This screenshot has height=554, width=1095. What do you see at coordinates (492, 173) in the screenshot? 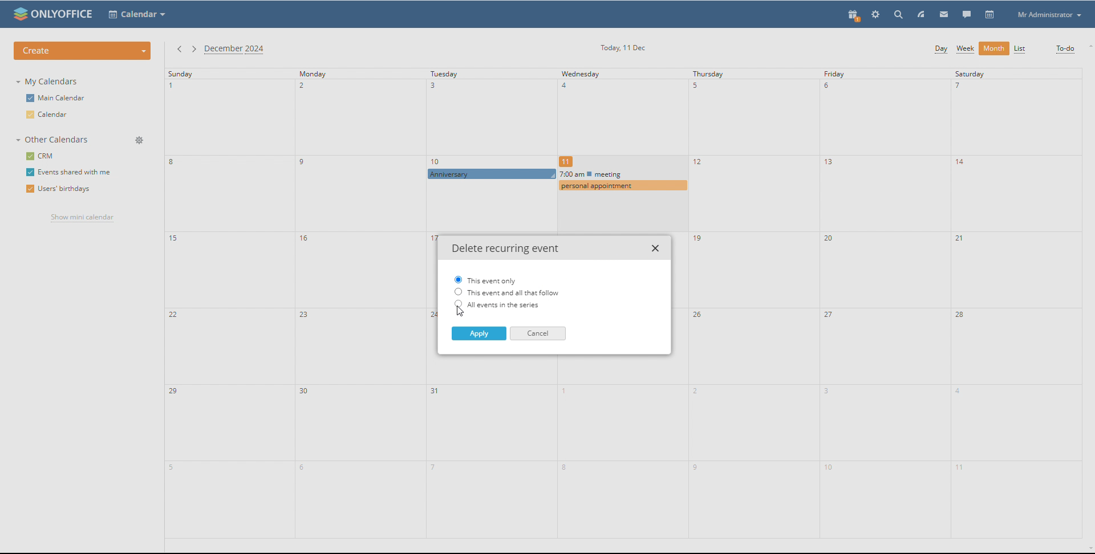
I see `recurring event` at bounding box center [492, 173].